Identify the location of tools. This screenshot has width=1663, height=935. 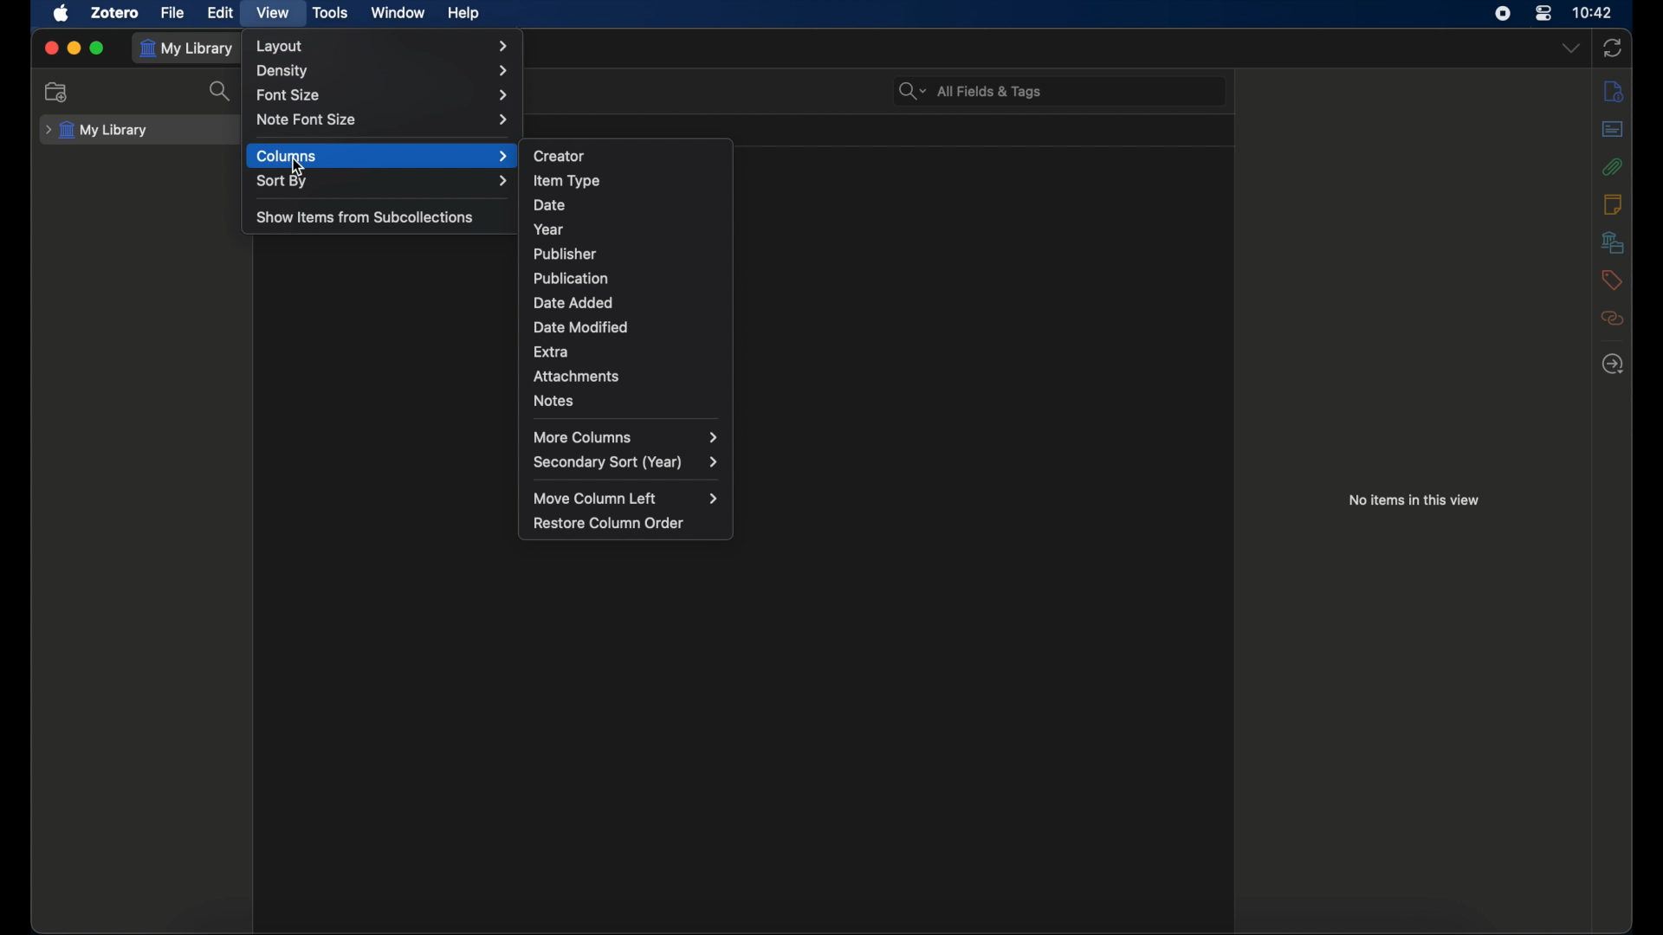
(331, 12).